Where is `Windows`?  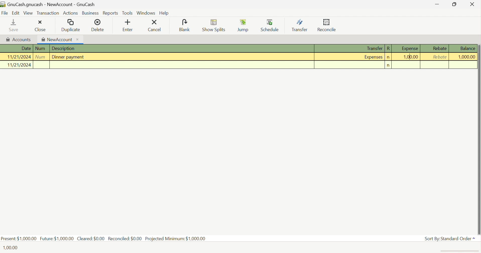 Windows is located at coordinates (146, 13).